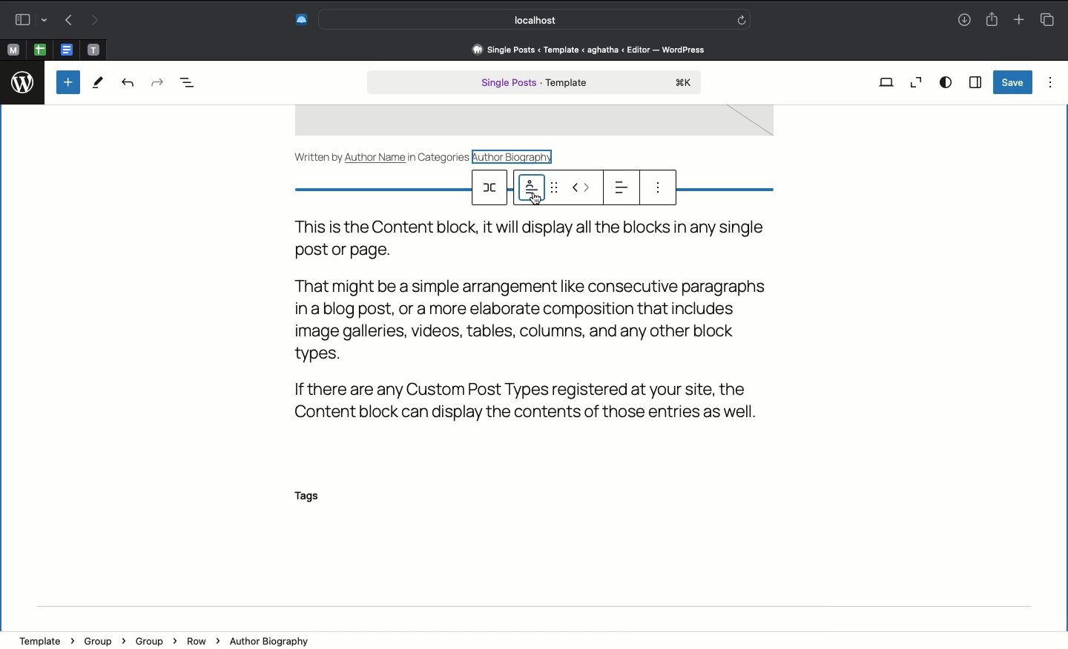 This screenshot has width=1068, height=649. What do you see at coordinates (154, 640) in the screenshot?
I see `Group` at bounding box center [154, 640].